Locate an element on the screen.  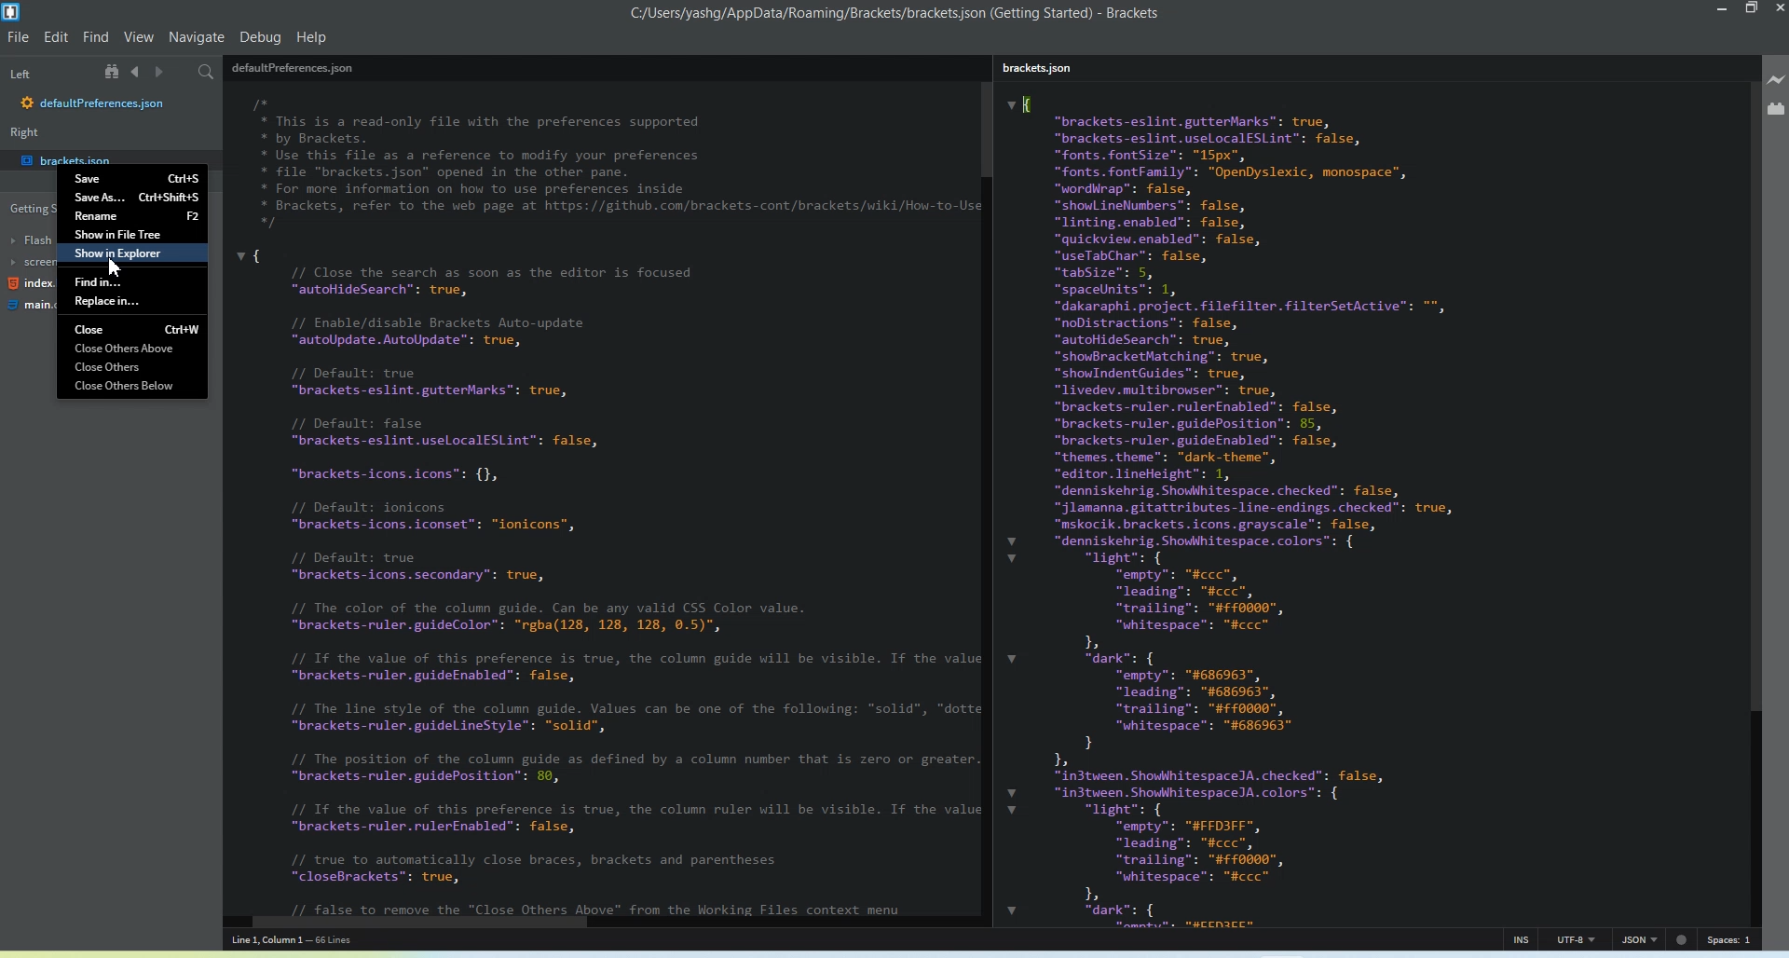
Horizontal Scroll bar is located at coordinates (597, 923).